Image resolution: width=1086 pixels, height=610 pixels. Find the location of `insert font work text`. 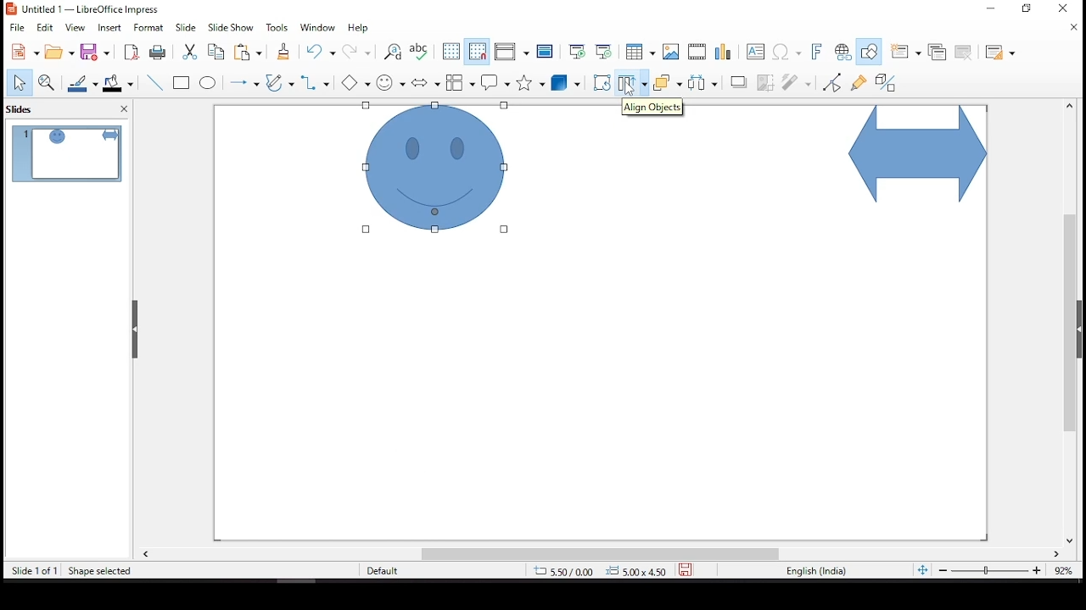

insert font work text is located at coordinates (817, 51).